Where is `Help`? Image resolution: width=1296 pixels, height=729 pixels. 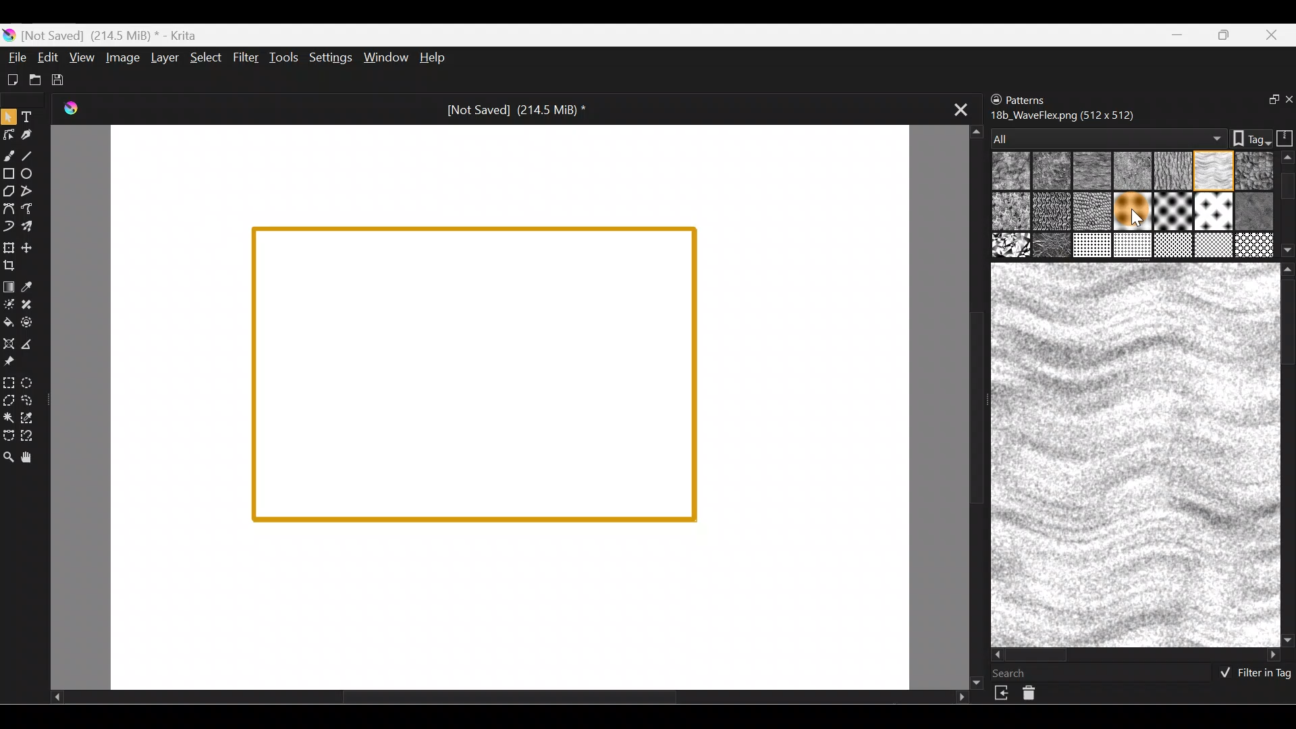
Help is located at coordinates (434, 57).